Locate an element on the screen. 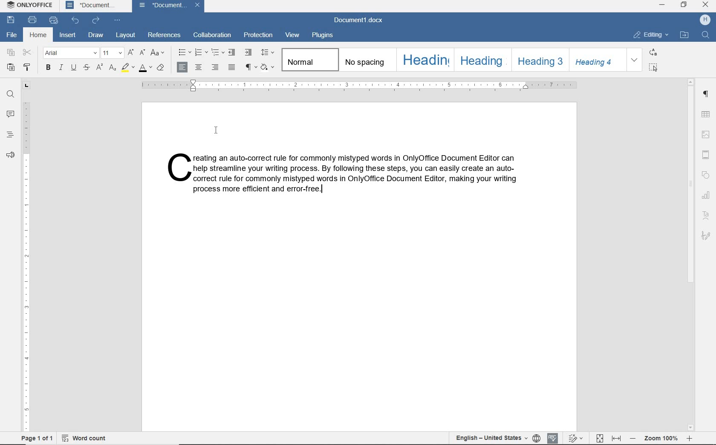  SUBSCRIPT is located at coordinates (113, 68).